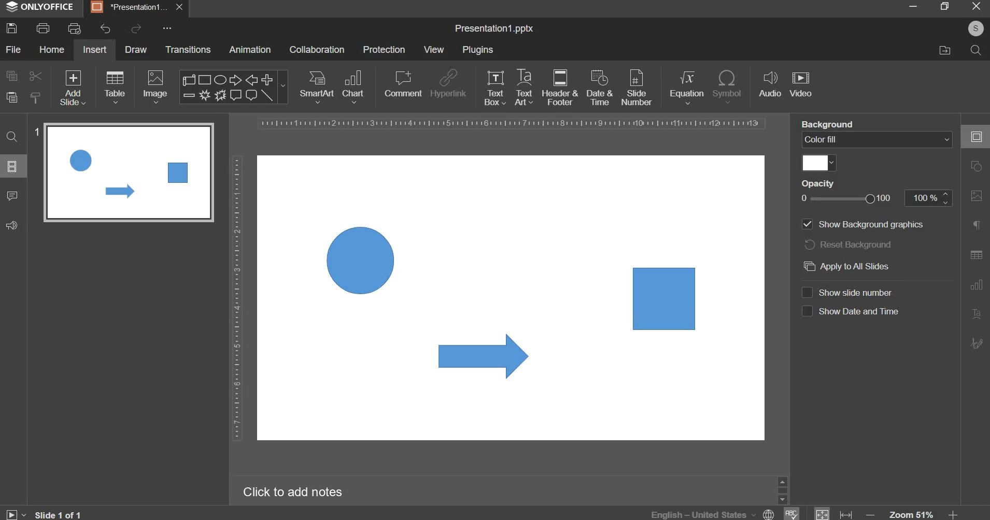 This screenshot has height=520, width=990. I want to click on image setting, so click(975, 194).